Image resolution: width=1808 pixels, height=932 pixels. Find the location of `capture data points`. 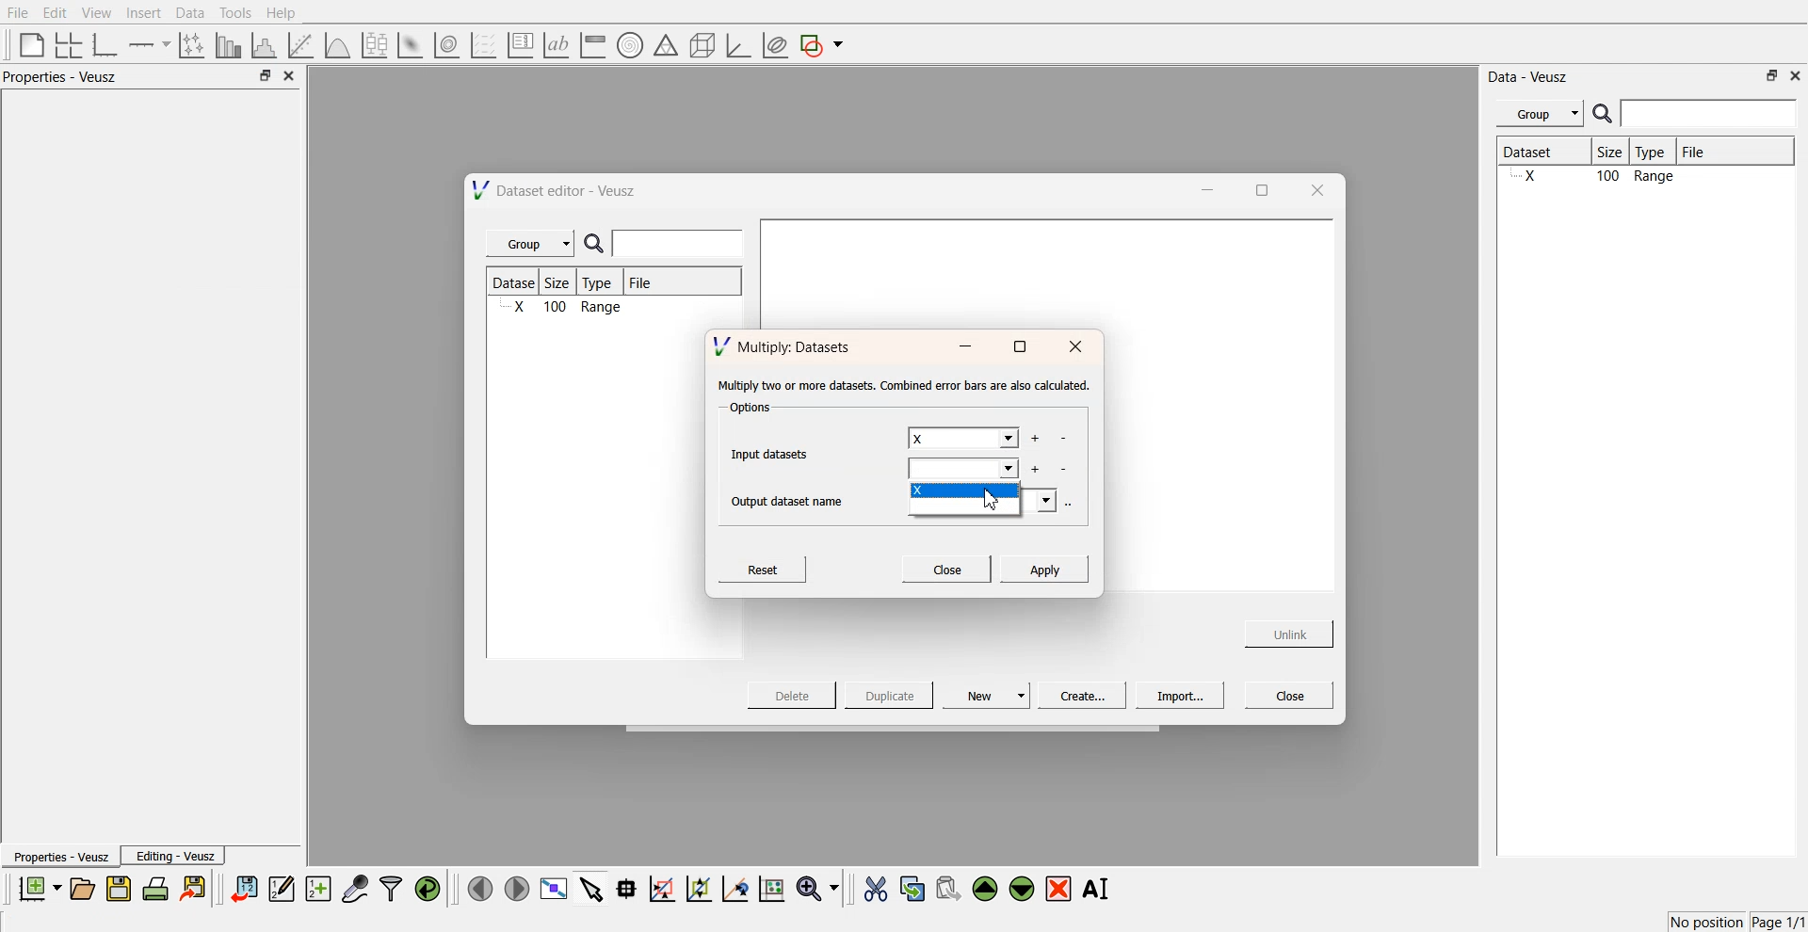

capture data points is located at coordinates (356, 890).